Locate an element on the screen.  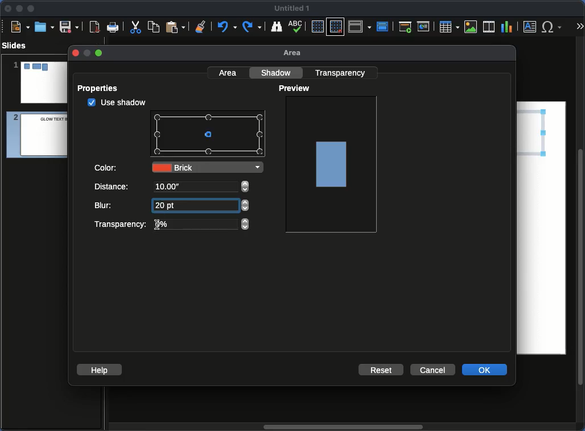
Special characters is located at coordinates (554, 27).